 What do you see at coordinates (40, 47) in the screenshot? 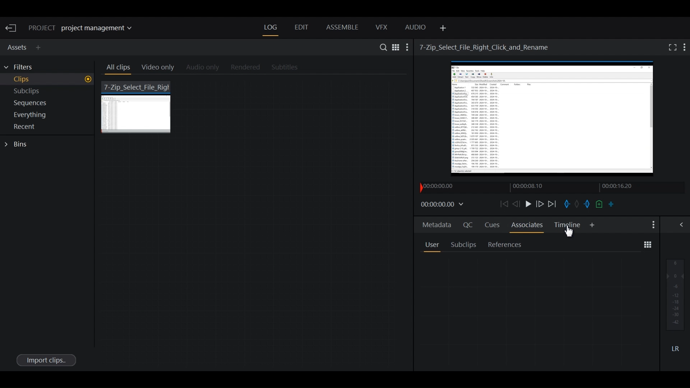
I see `Add Panel` at bounding box center [40, 47].